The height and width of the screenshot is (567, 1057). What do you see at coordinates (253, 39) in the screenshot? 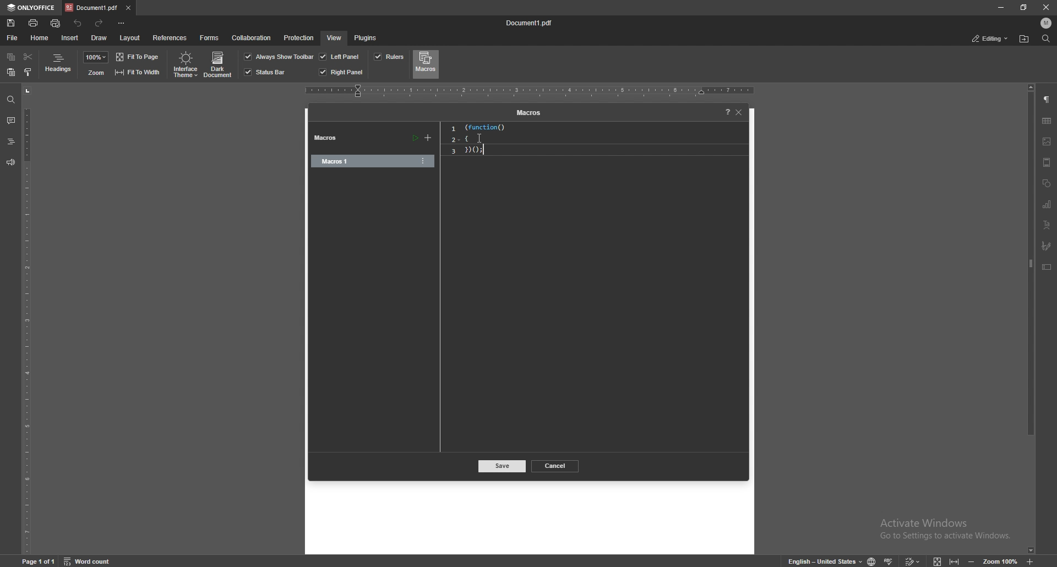
I see `collaboration` at bounding box center [253, 39].